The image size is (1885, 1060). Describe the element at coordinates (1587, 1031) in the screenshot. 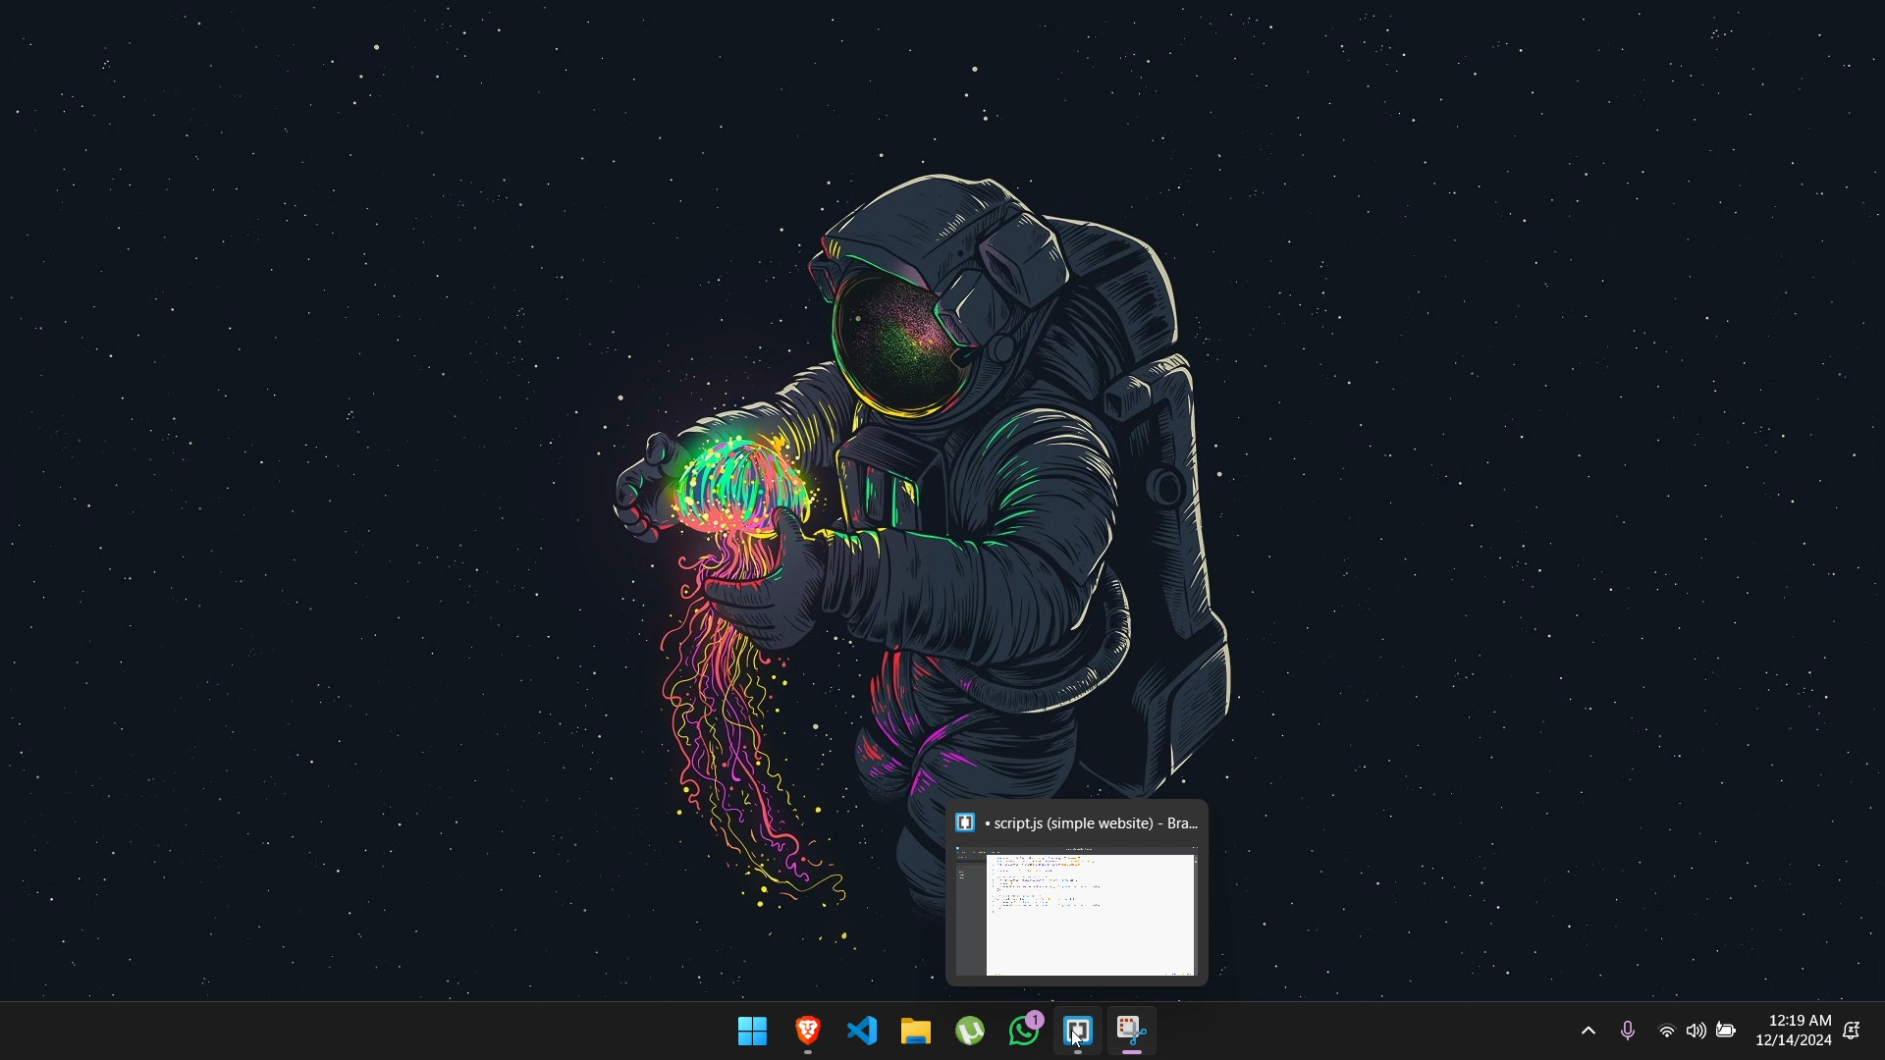

I see `show hidden icons` at that location.